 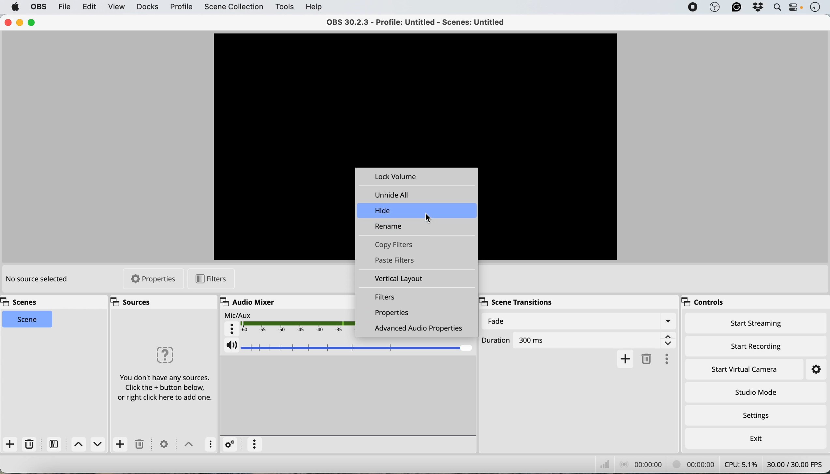 What do you see at coordinates (762, 416) in the screenshot?
I see `settings` at bounding box center [762, 416].